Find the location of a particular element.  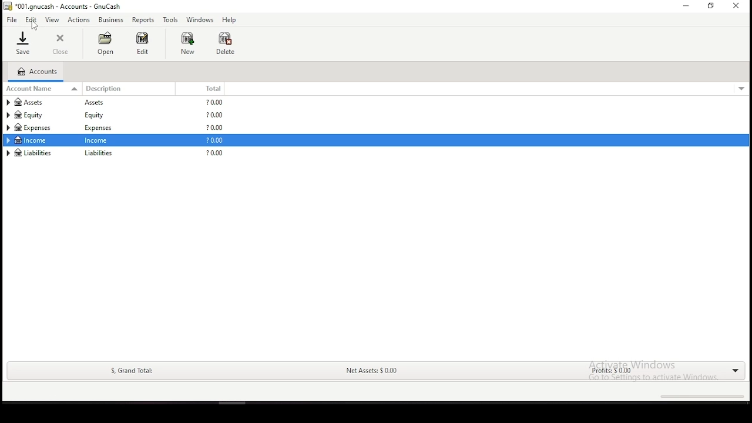

edits is located at coordinates (32, 19).